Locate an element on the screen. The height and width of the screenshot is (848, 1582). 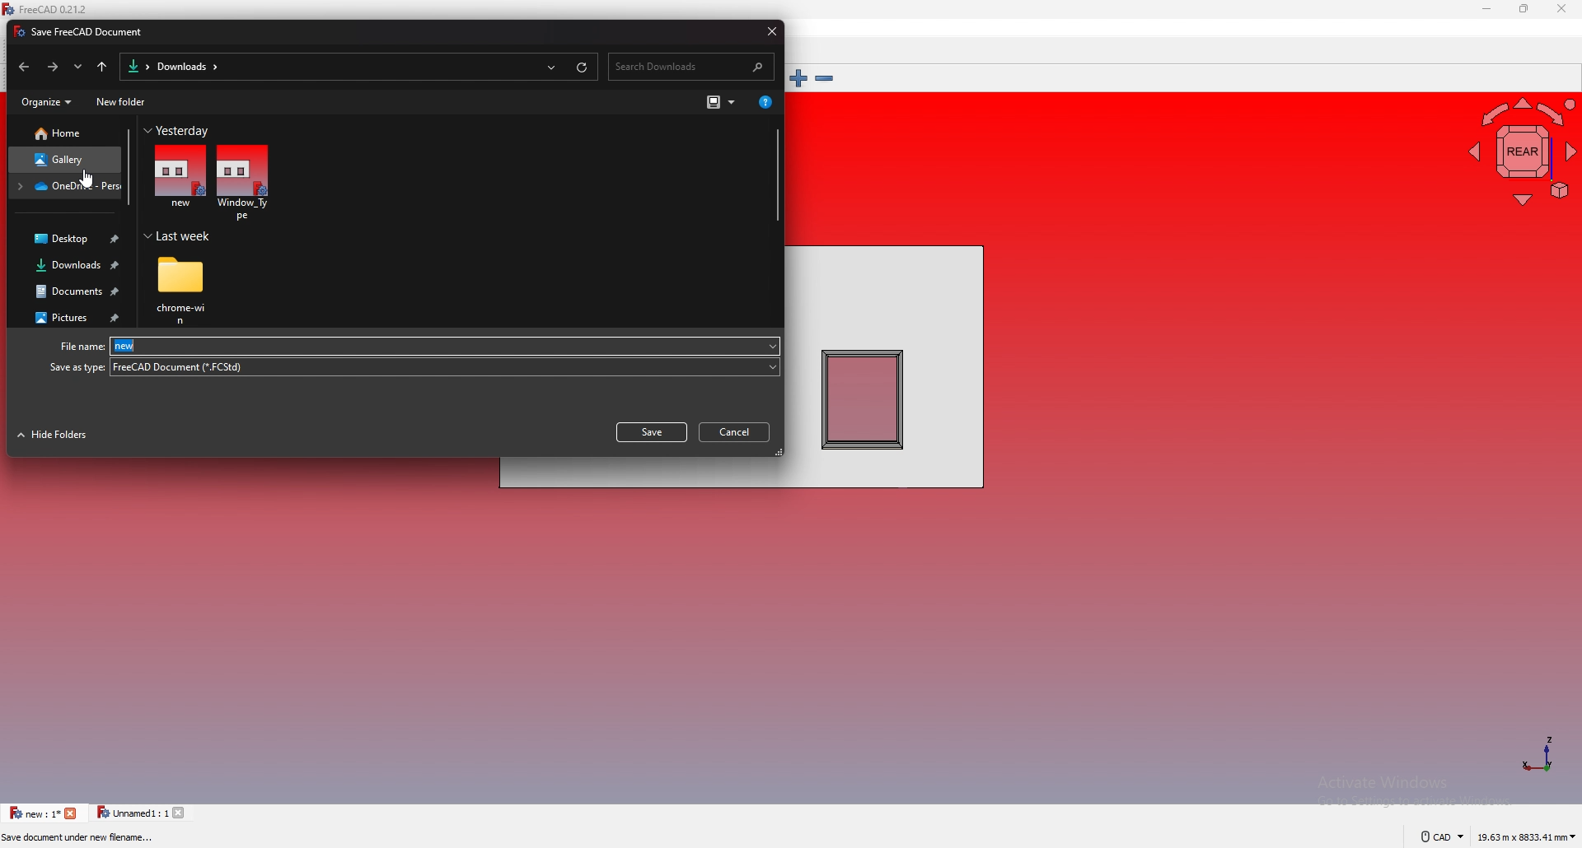
folder is located at coordinates (68, 188).